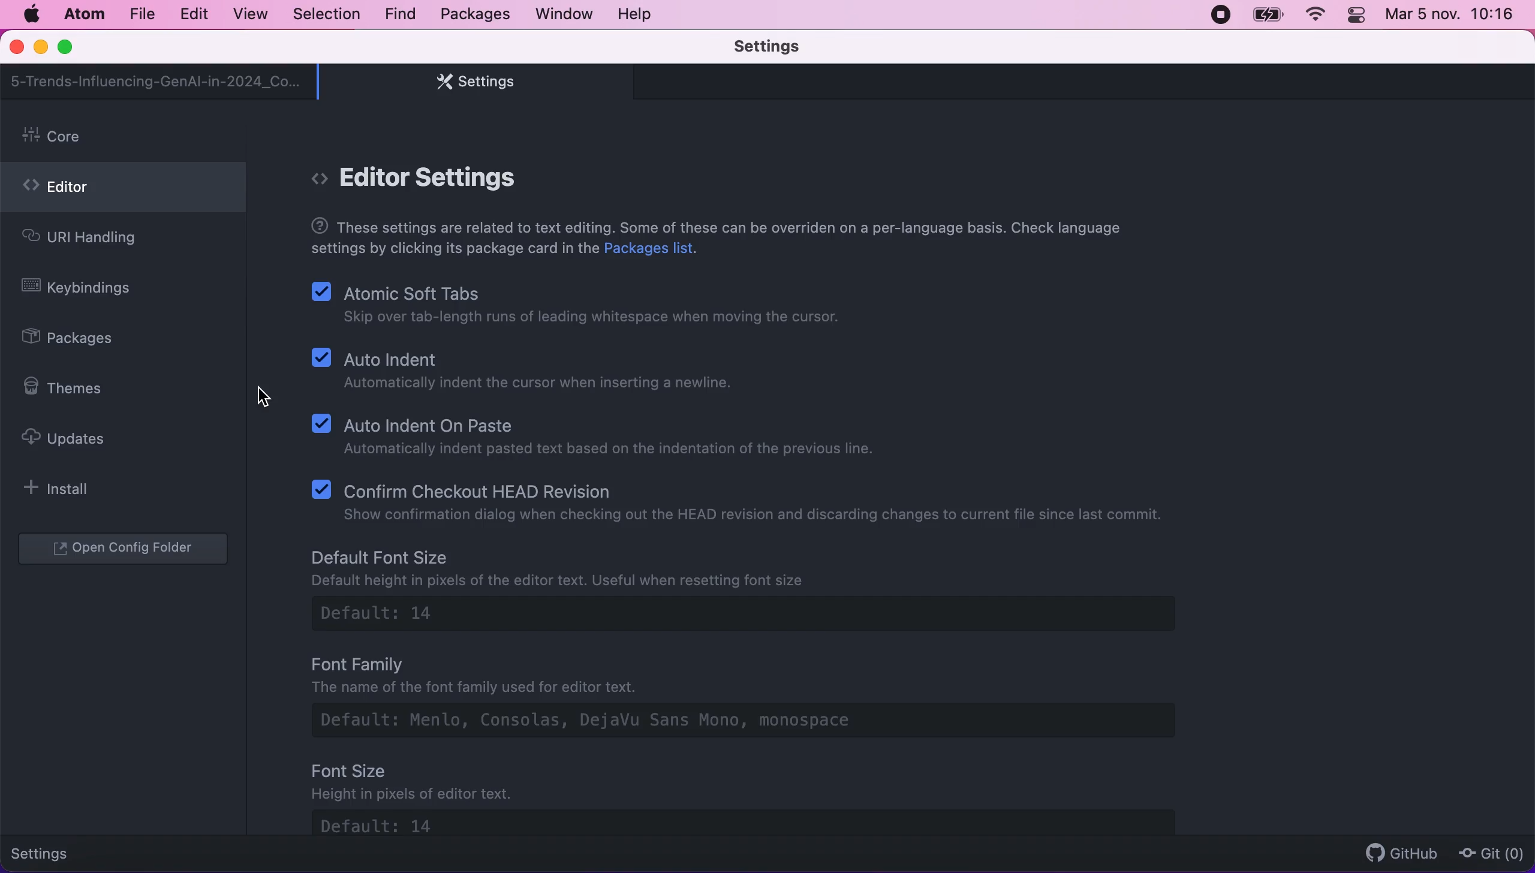  I want to click on text editing settings, so click(718, 240).